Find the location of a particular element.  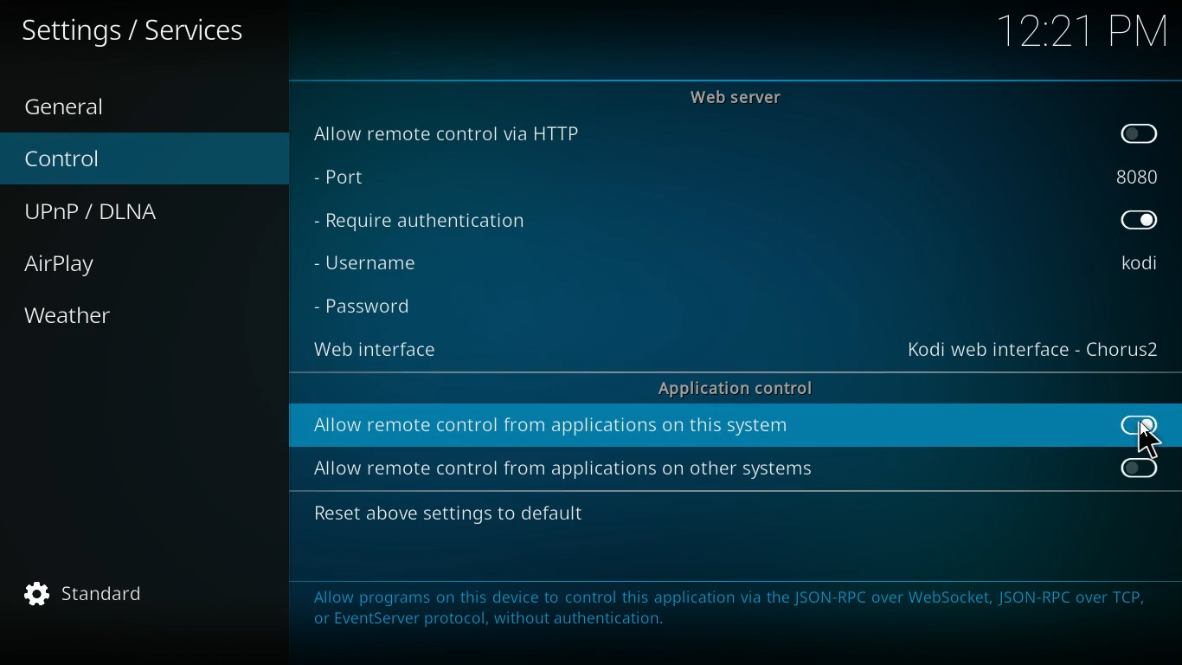

reset is located at coordinates (447, 515).